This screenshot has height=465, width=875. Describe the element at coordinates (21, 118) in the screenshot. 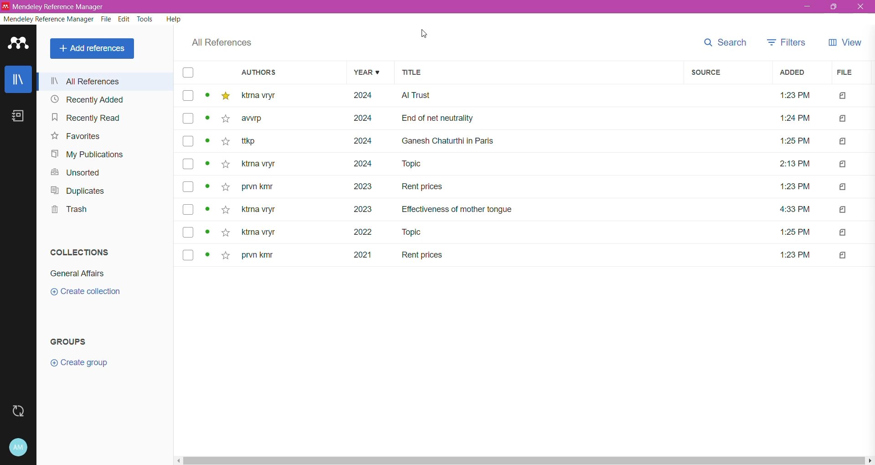

I see `Notes` at that location.